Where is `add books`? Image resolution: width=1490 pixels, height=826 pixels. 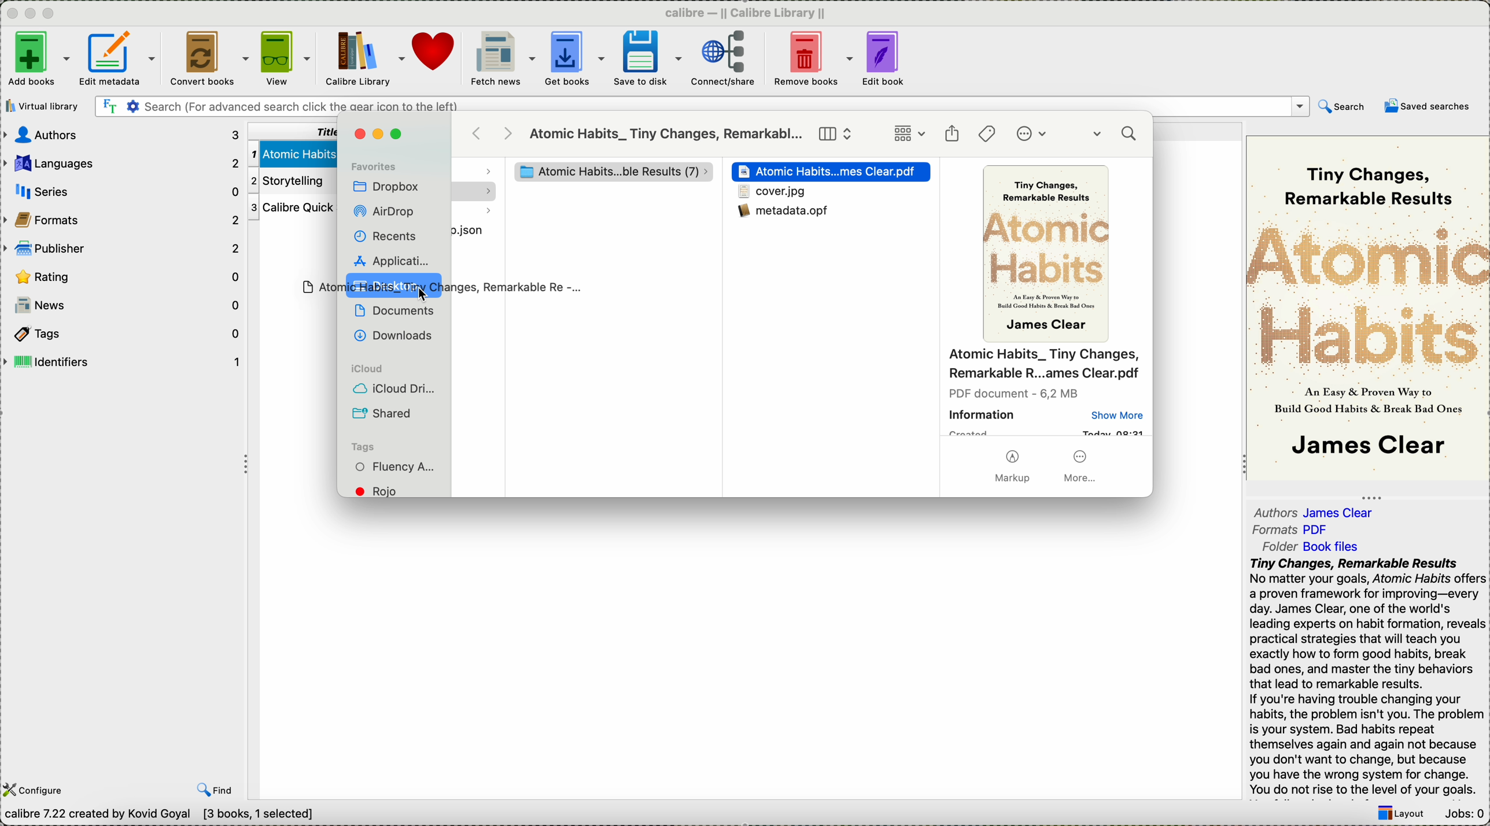 add books is located at coordinates (37, 60).